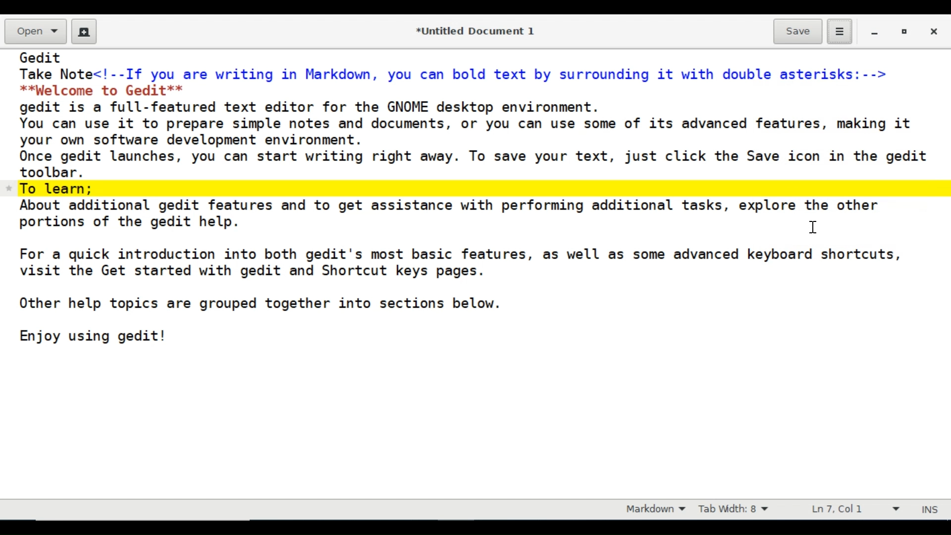  What do you see at coordinates (317, 106) in the screenshot?
I see `gedit is a full-featured text editor for the GNOME desktop environment.` at bounding box center [317, 106].